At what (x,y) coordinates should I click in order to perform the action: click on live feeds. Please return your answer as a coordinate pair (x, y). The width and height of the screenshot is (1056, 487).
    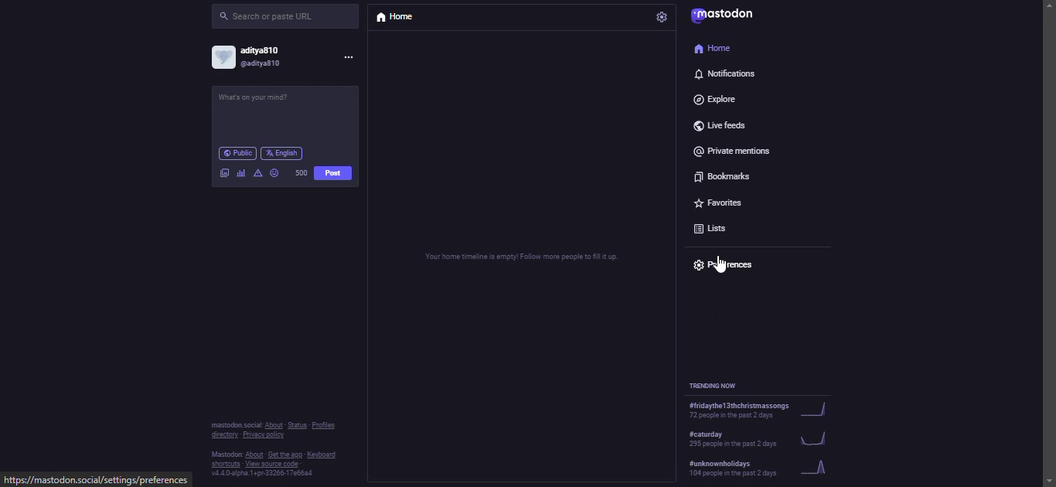
    Looking at the image, I should click on (721, 125).